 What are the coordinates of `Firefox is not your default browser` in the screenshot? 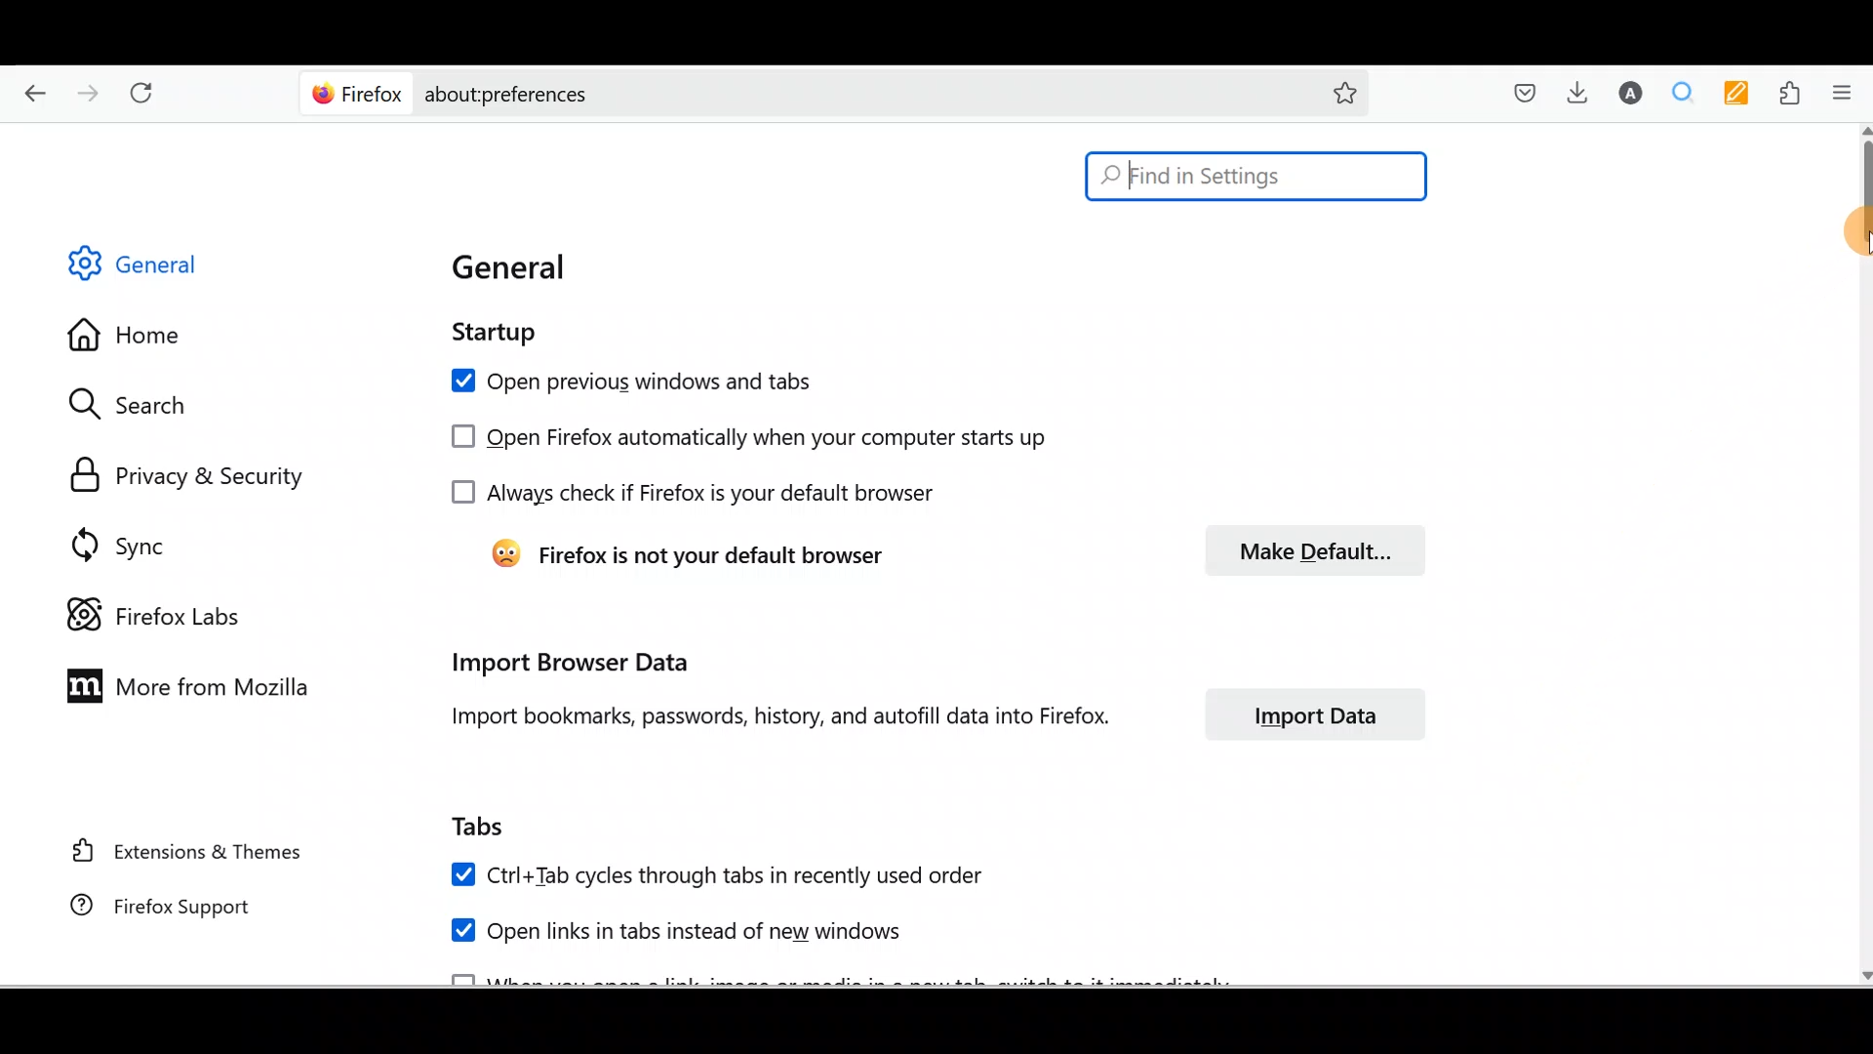 It's located at (681, 553).